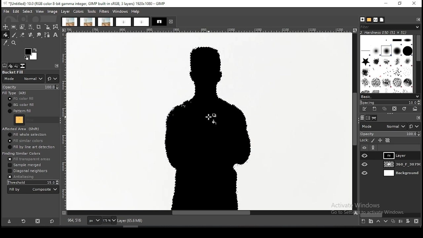 This screenshot has height=238, width=423. Describe the element at coordinates (385, 221) in the screenshot. I see `move layer one step down` at that location.